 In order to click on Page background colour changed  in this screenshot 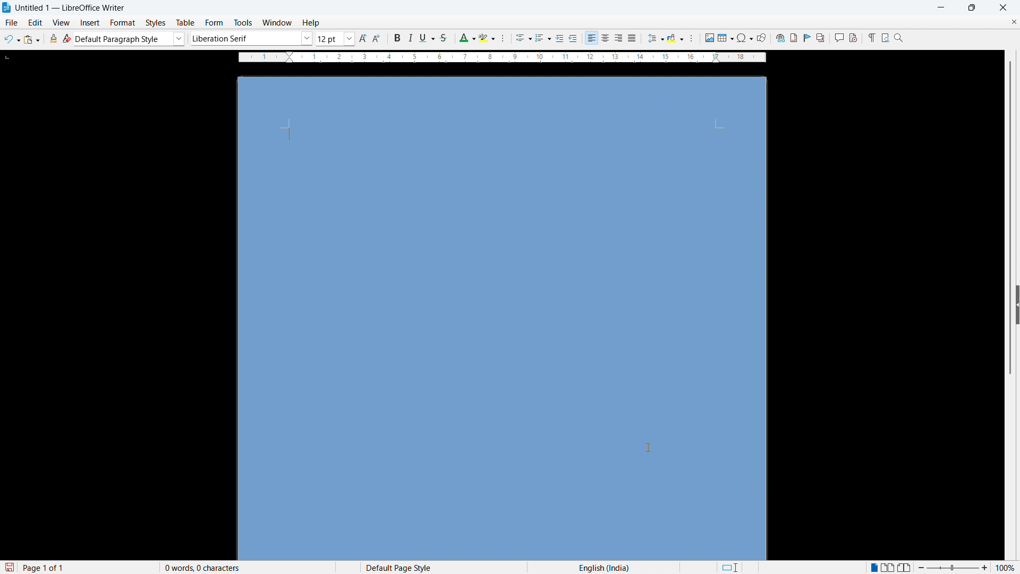, I will do `click(502, 319)`.